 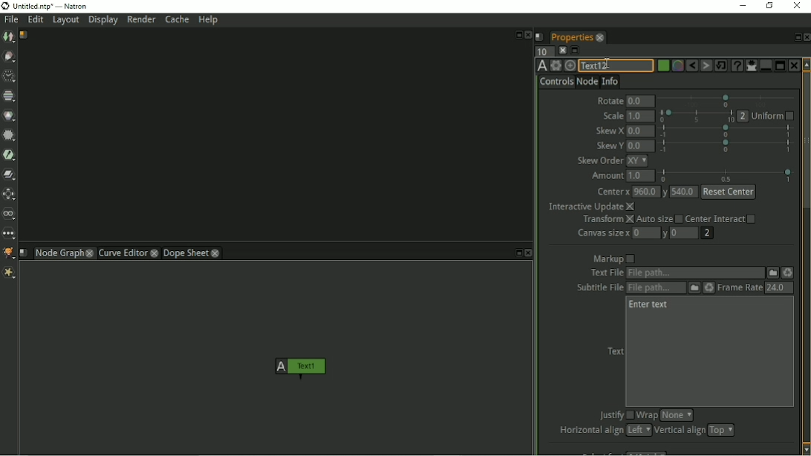 I want to click on Script name, so click(x=24, y=253).